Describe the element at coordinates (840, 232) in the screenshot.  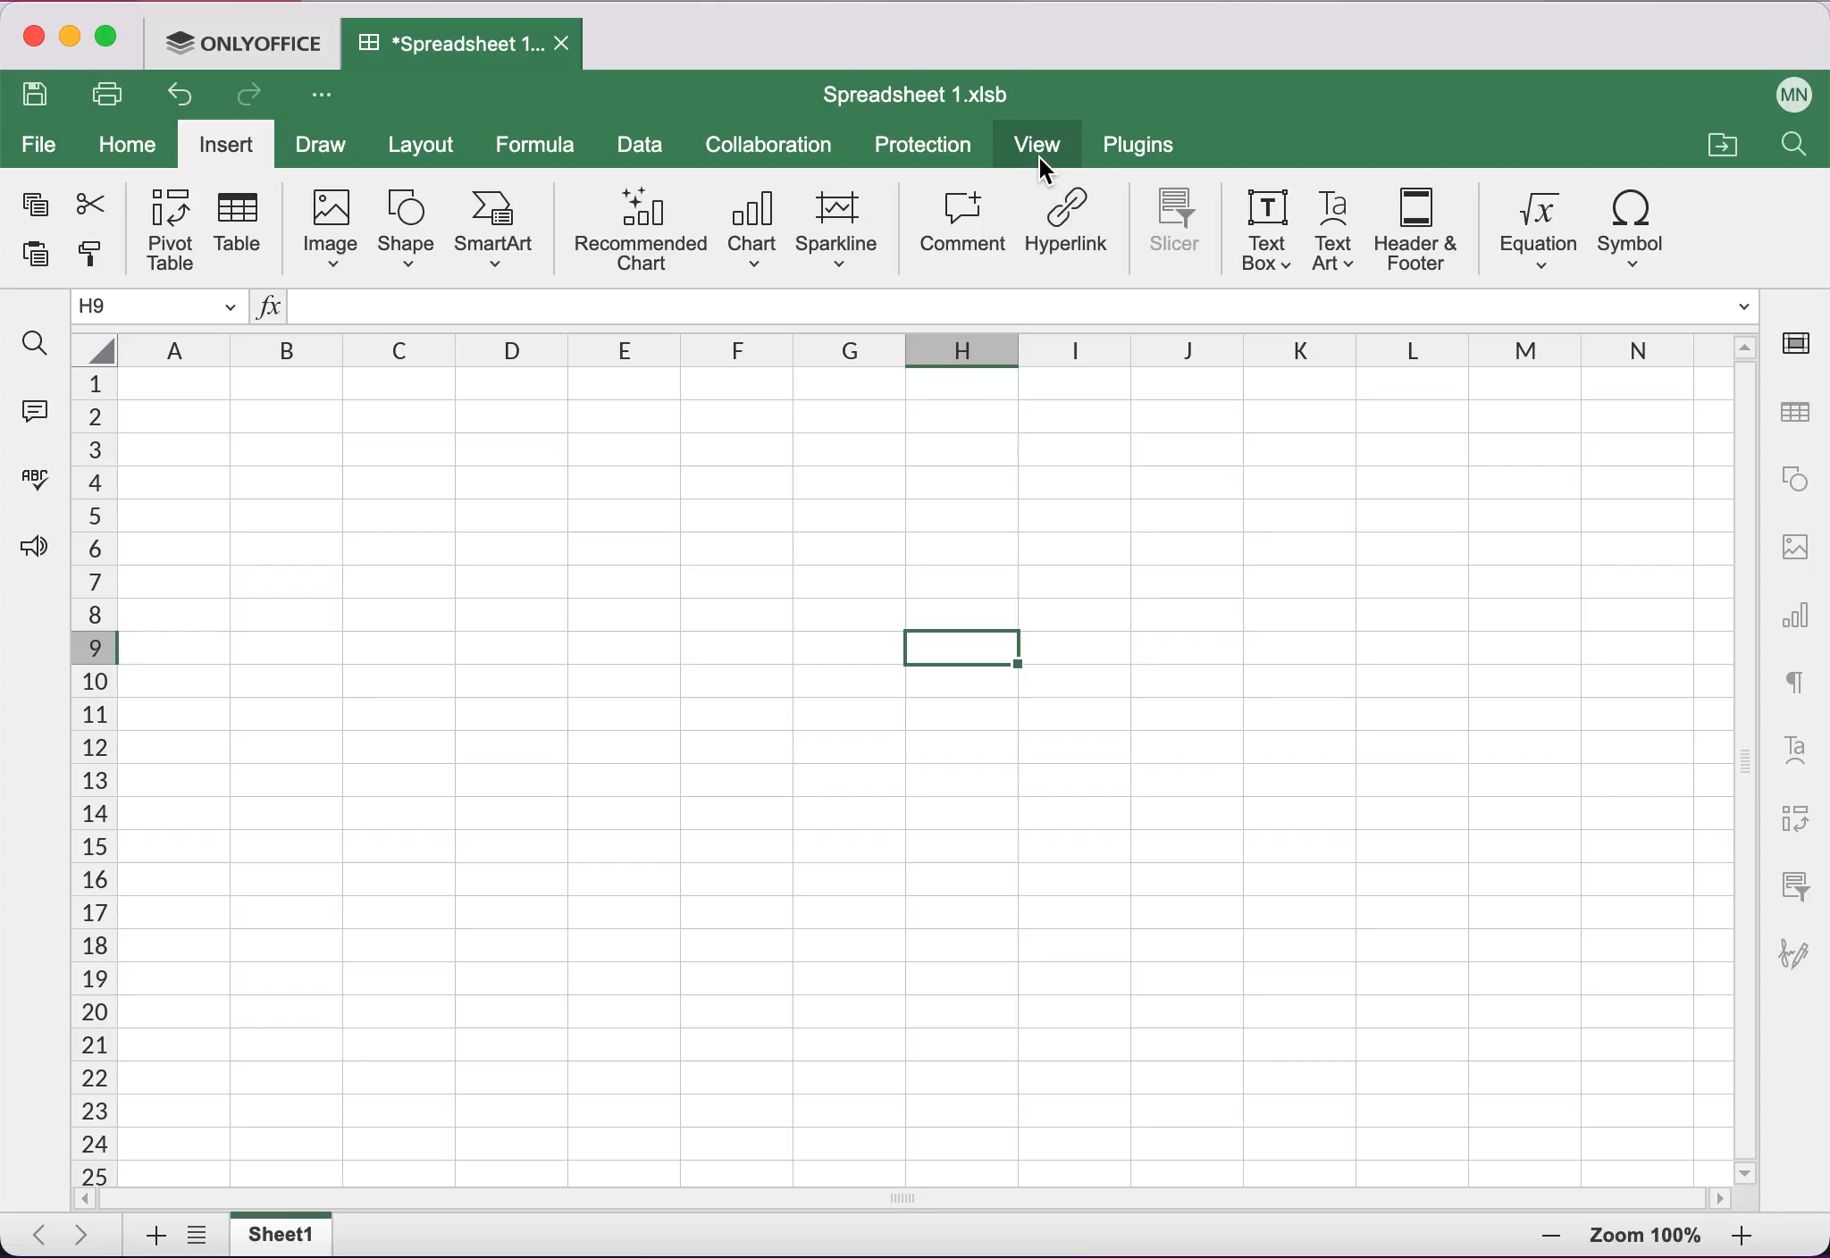
I see `sparkline` at that location.